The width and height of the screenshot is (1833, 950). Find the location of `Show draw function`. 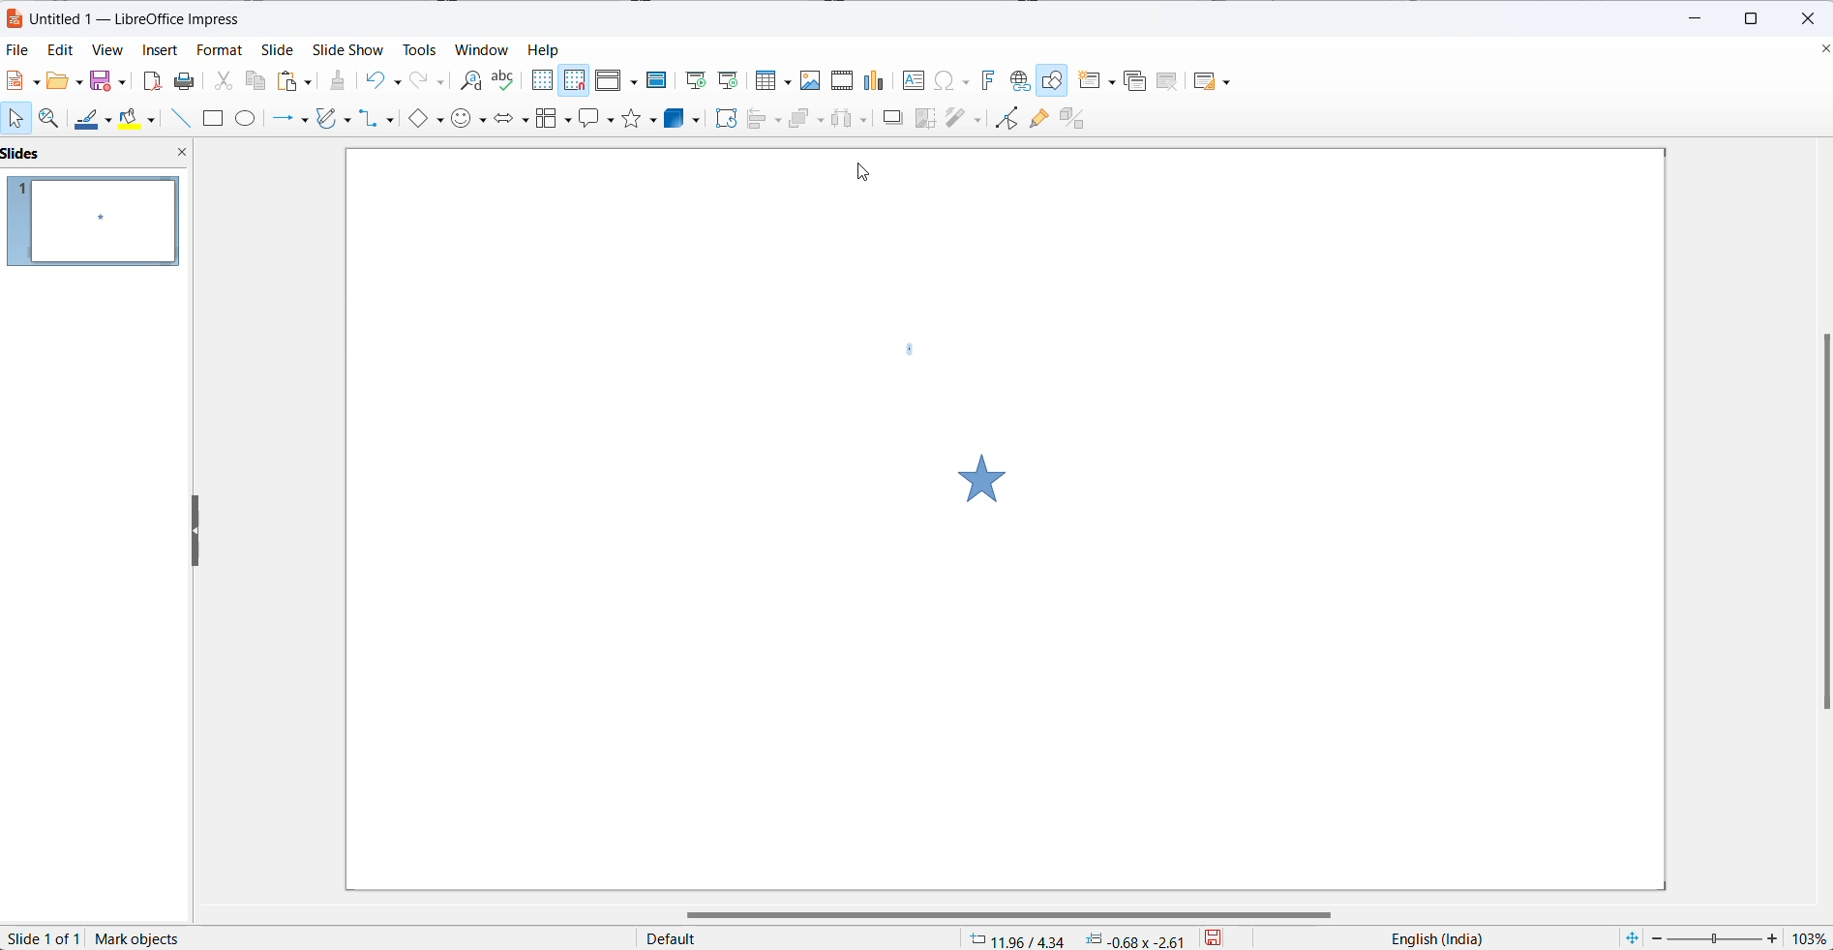

Show draw function is located at coordinates (1054, 80).